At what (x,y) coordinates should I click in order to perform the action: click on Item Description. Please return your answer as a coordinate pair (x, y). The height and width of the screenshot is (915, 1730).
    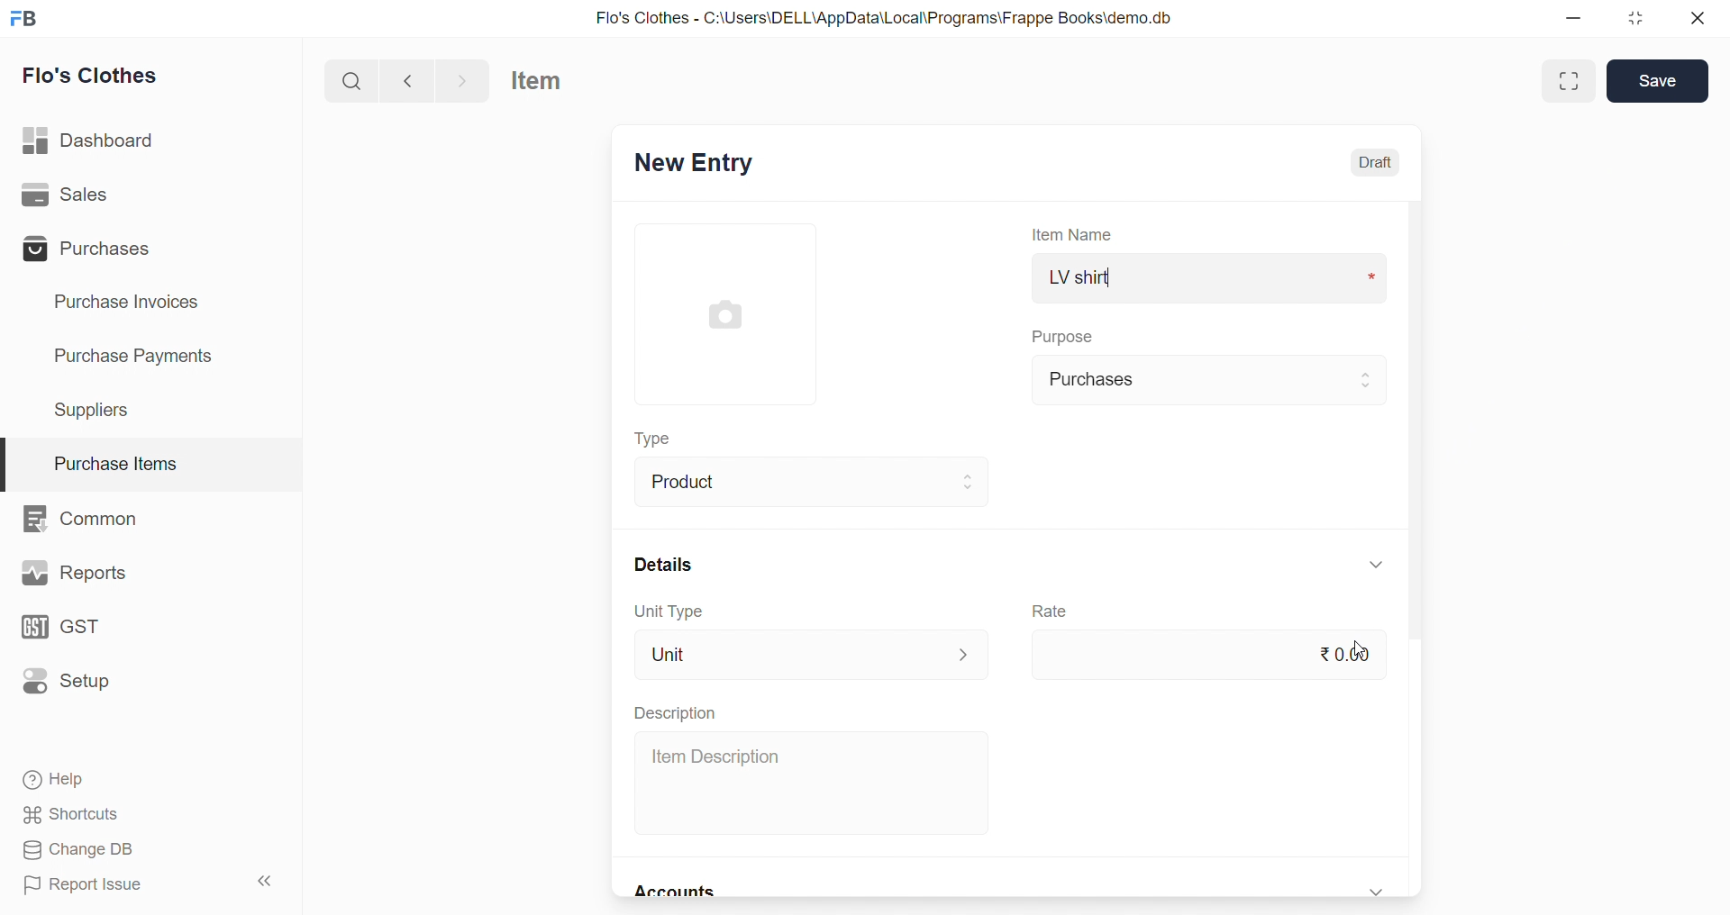
    Looking at the image, I should click on (815, 784).